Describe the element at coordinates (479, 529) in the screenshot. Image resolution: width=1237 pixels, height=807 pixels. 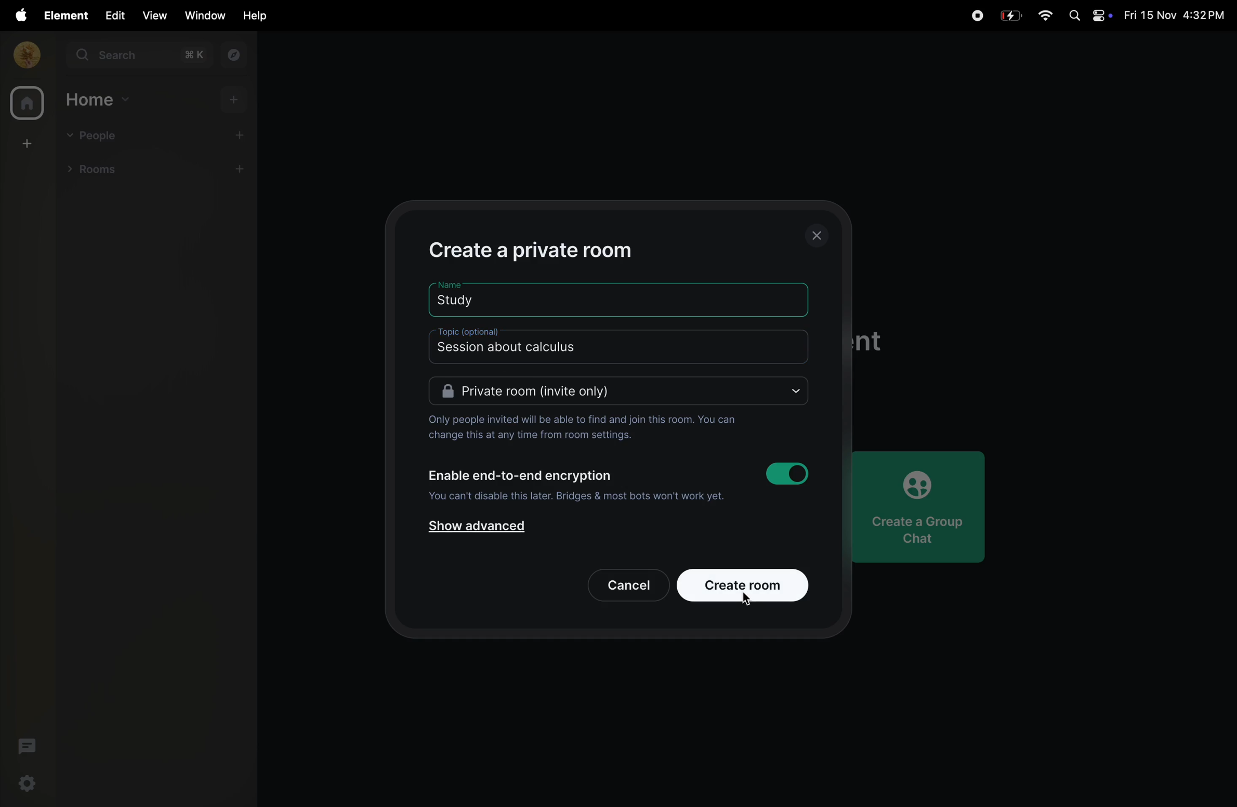
I see `show advanced` at that location.